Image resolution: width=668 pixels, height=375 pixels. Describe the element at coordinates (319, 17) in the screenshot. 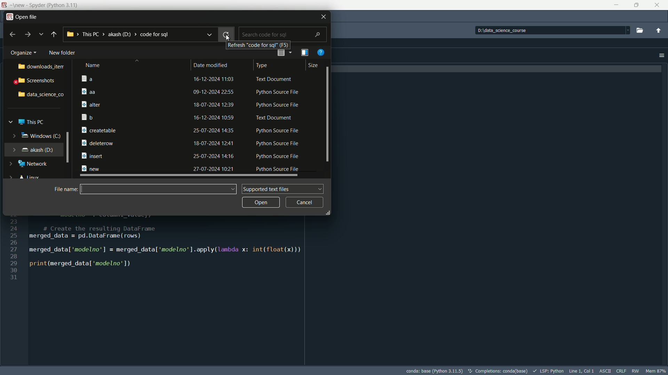

I see `close` at that location.